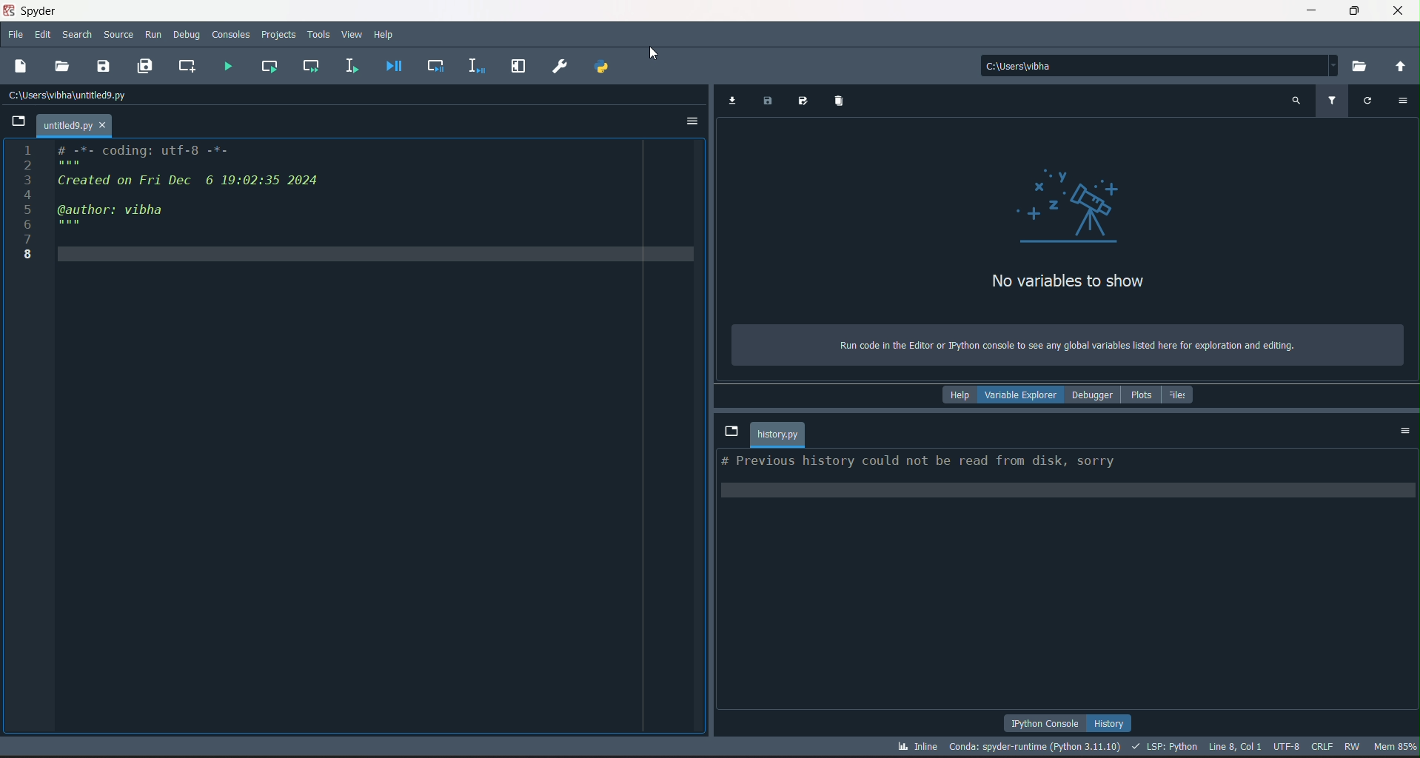 The height and width of the screenshot is (758, 1420). Describe the element at coordinates (16, 120) in the screenshot. I see `browse tabs` at that location.